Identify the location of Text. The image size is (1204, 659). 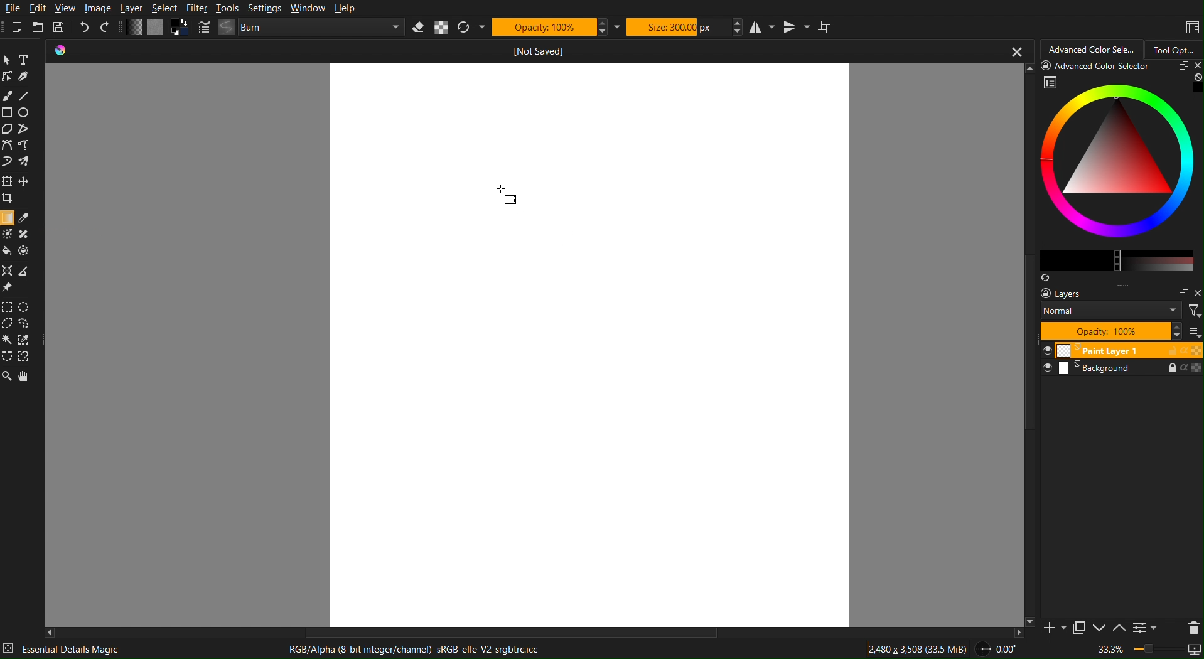
(27, 60).